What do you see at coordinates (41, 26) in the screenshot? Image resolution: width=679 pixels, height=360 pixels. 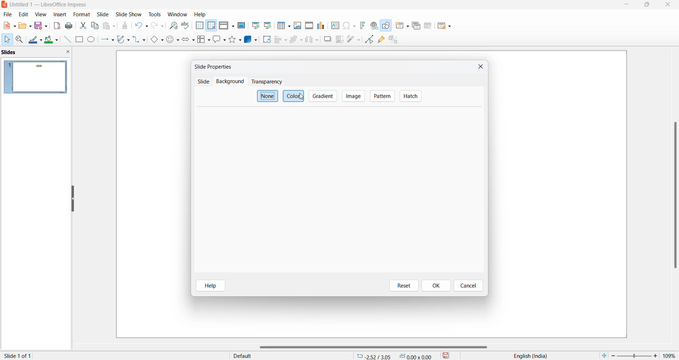 I see `save option` at bounding box center [41, 26].